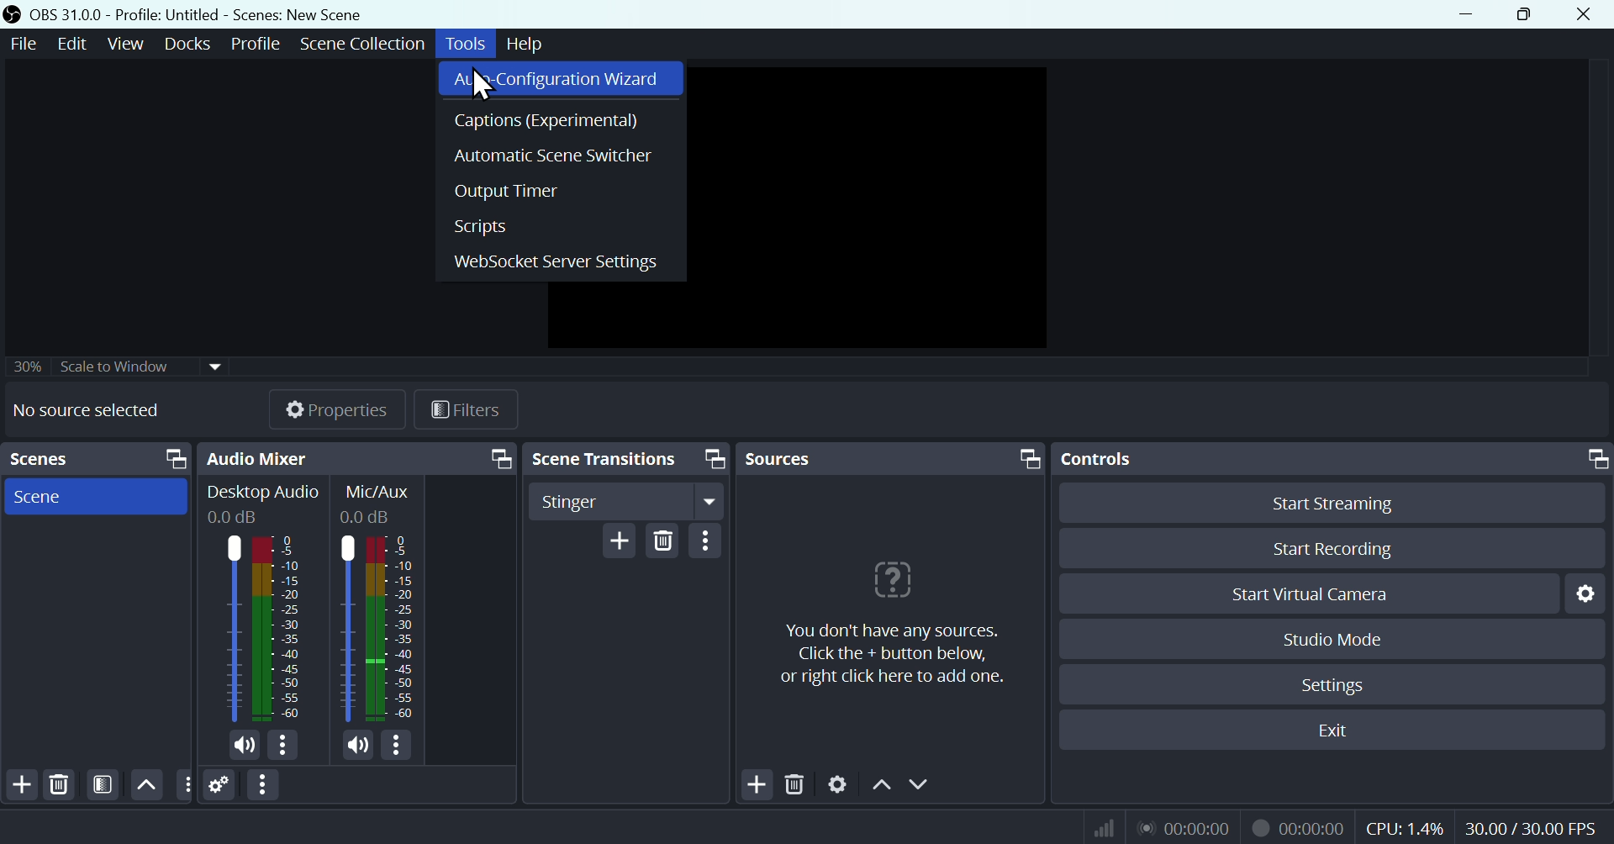 The image size is (1614, 844). What do you see at coordinates (1331, 683) in the screenshot?
I see `Settings` at bounding box center [1331, 683].